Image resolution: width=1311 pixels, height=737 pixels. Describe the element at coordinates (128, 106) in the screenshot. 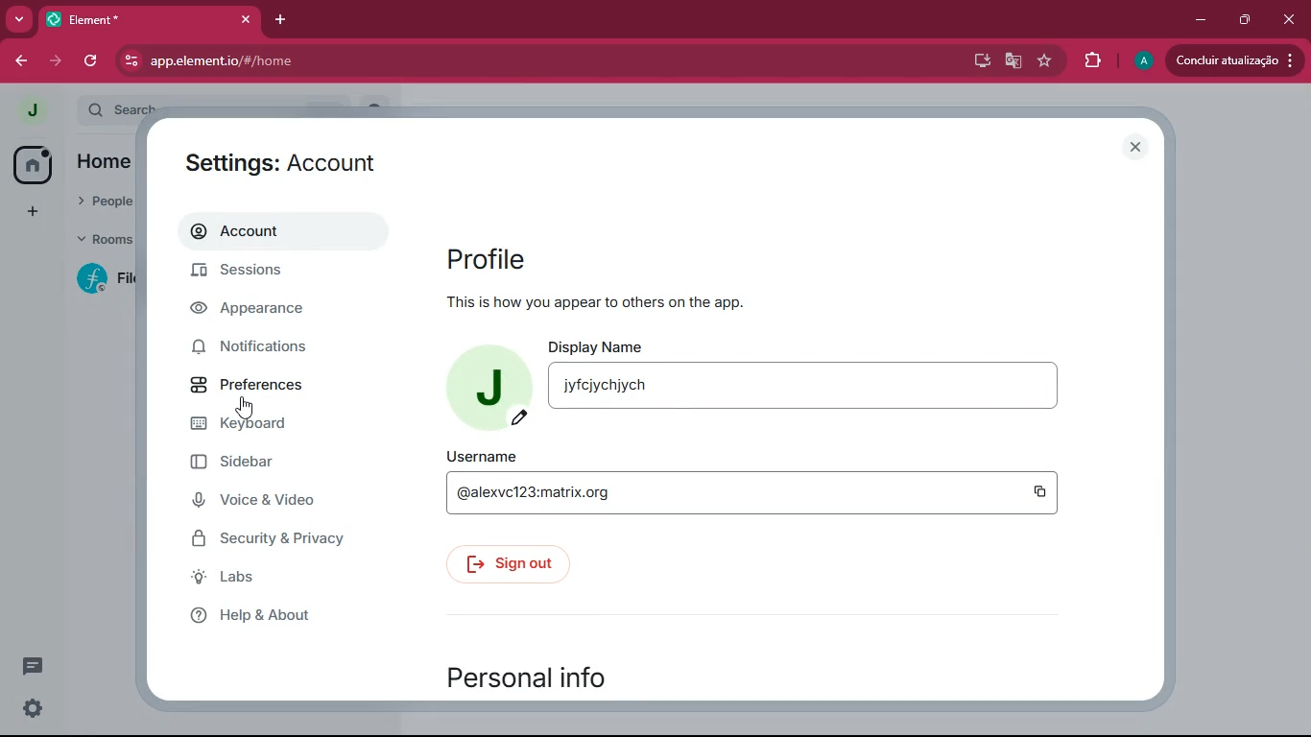

I see `search` at that location.